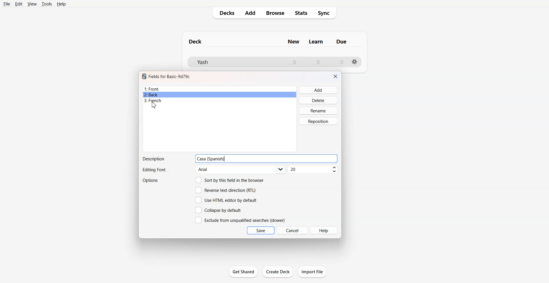 Image resolution: width=549 pixels, height=283 pixels. I want to click on Reposition, so click(318, 121).